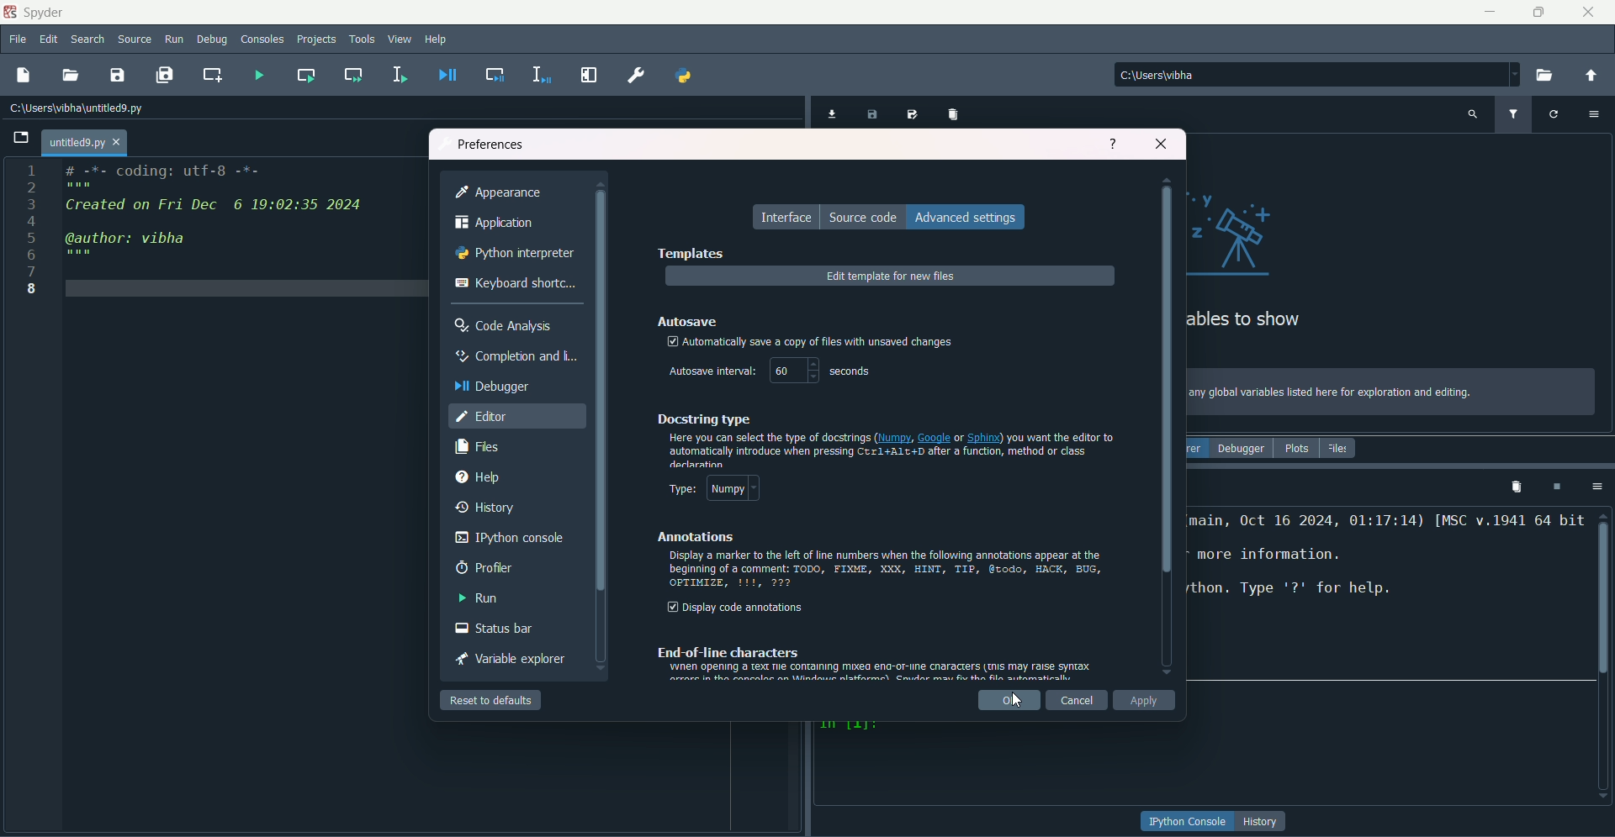  Describe the element at coordinates (1473, 113) in the screenshot. I see `search variable` at that location.